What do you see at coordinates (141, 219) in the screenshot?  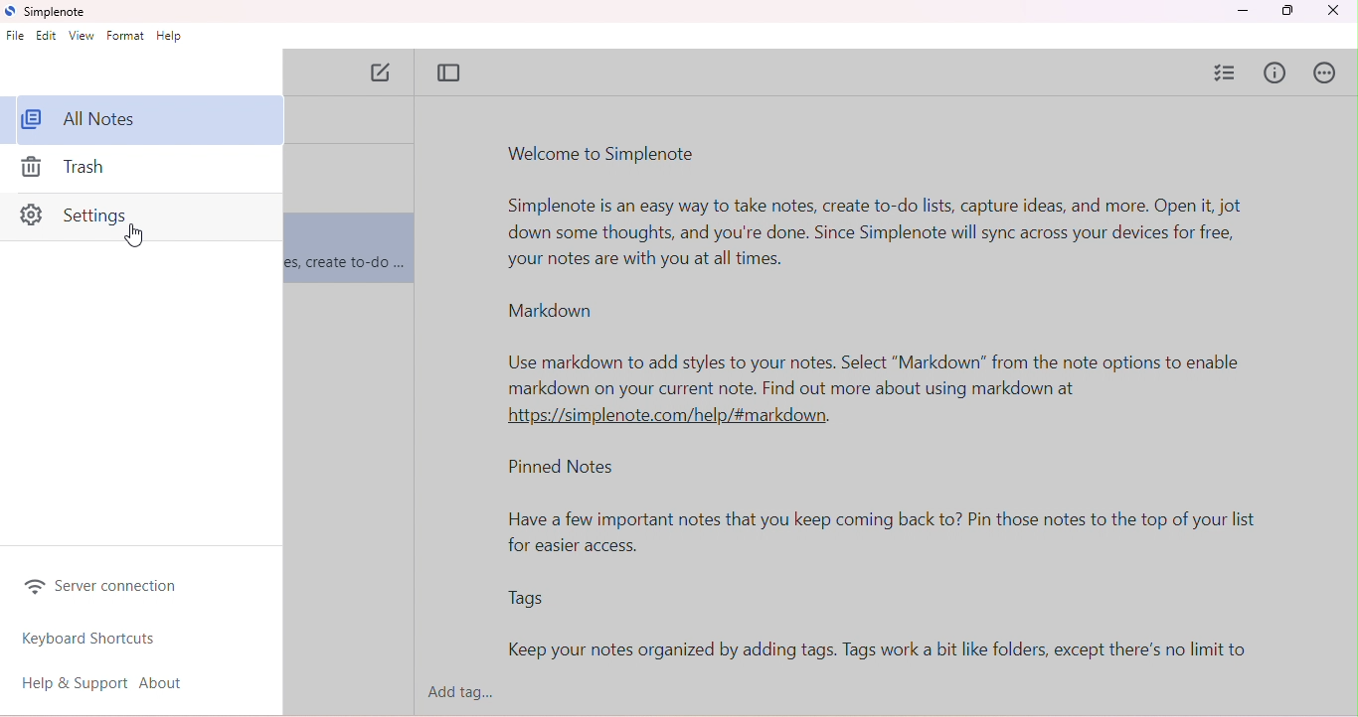 I see `settings` at bounding box center [141, 219].